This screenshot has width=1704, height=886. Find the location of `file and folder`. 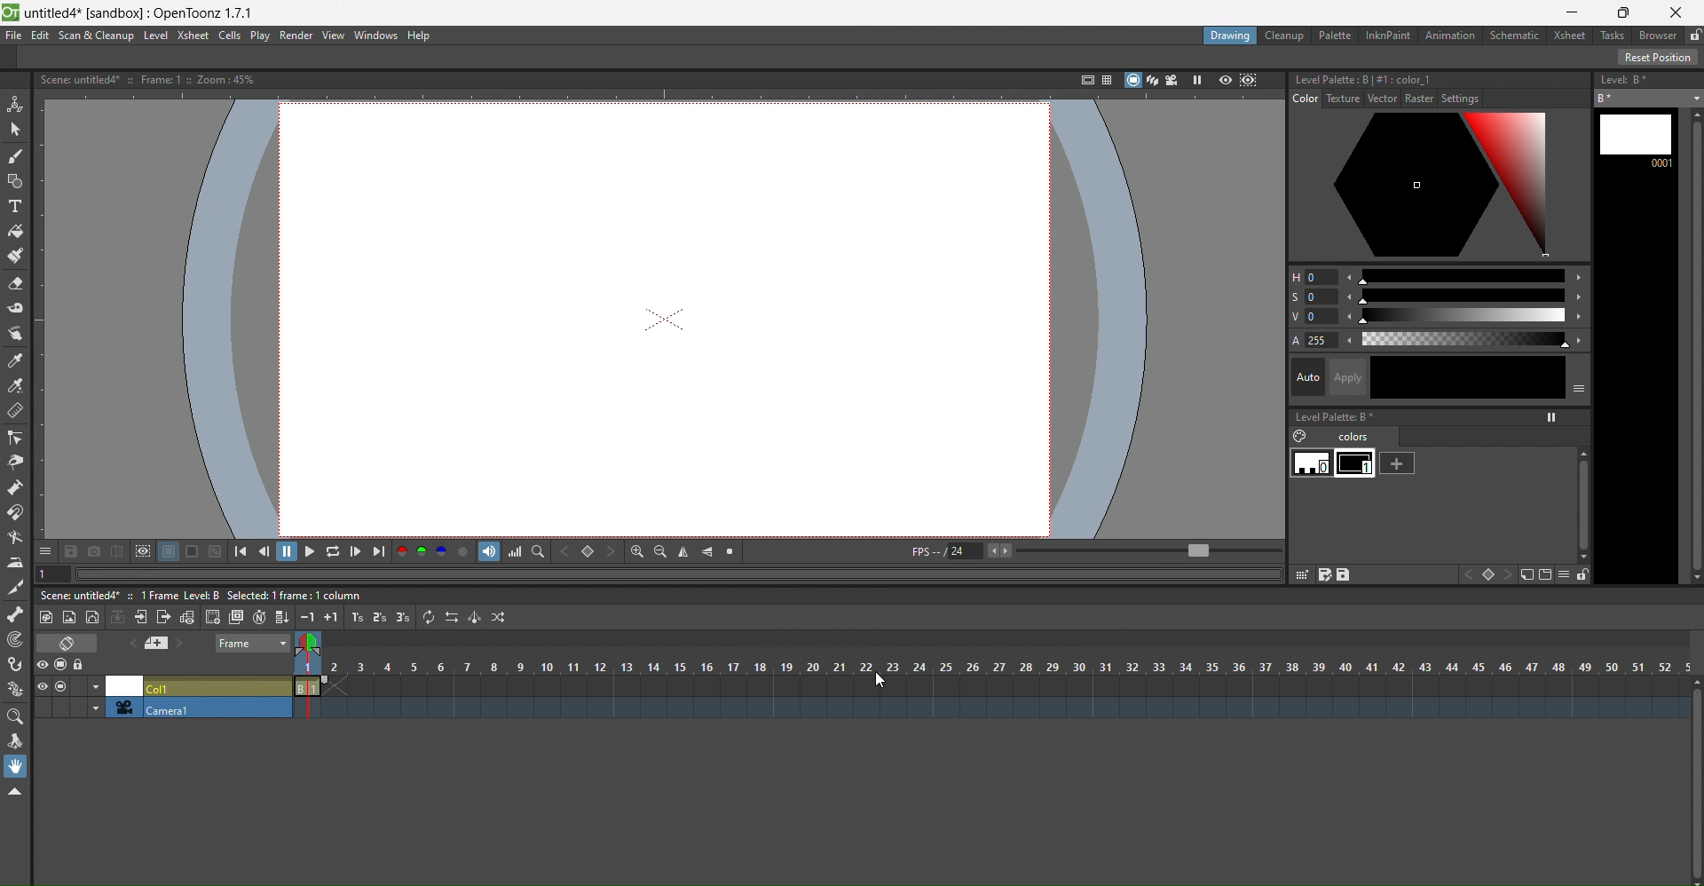

file and folder is located at coordinates (1536, 574).